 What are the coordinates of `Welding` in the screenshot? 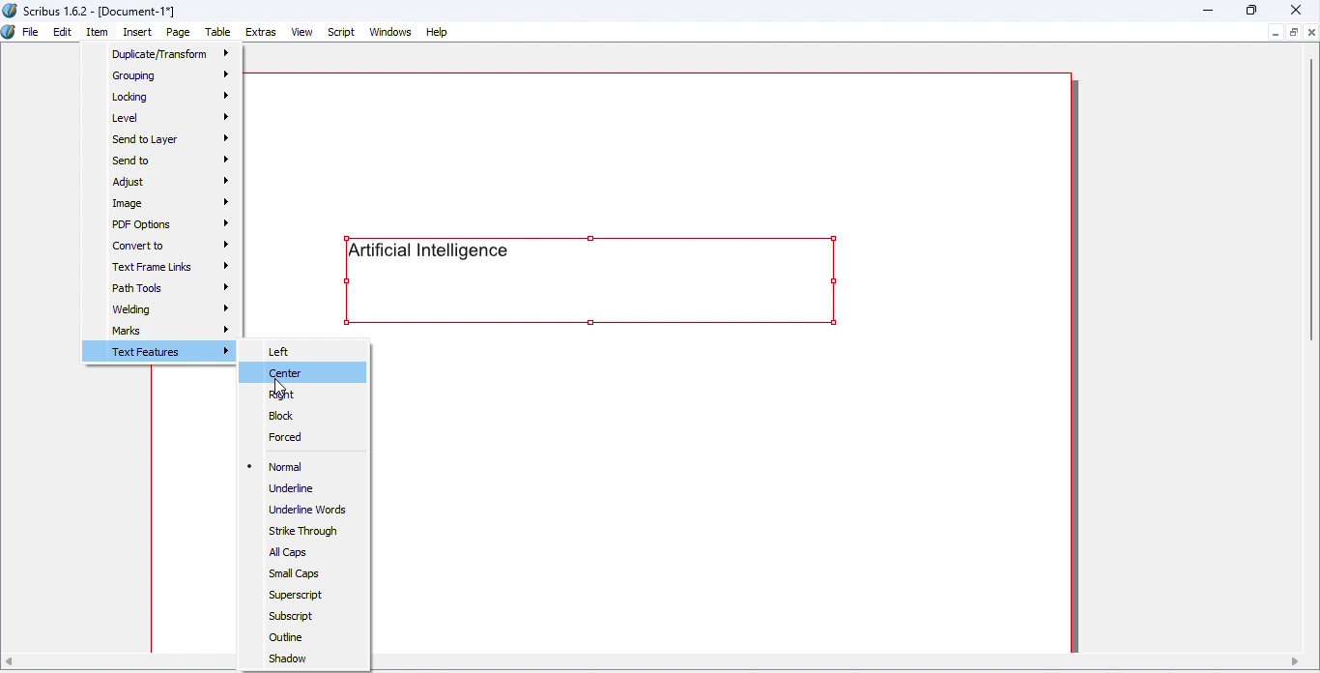 It's located at (175, 309).